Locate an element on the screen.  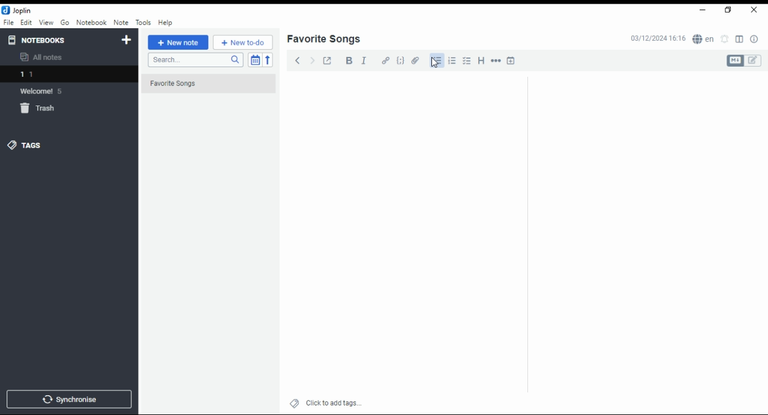
attach file is located at coordinates (416, 60).